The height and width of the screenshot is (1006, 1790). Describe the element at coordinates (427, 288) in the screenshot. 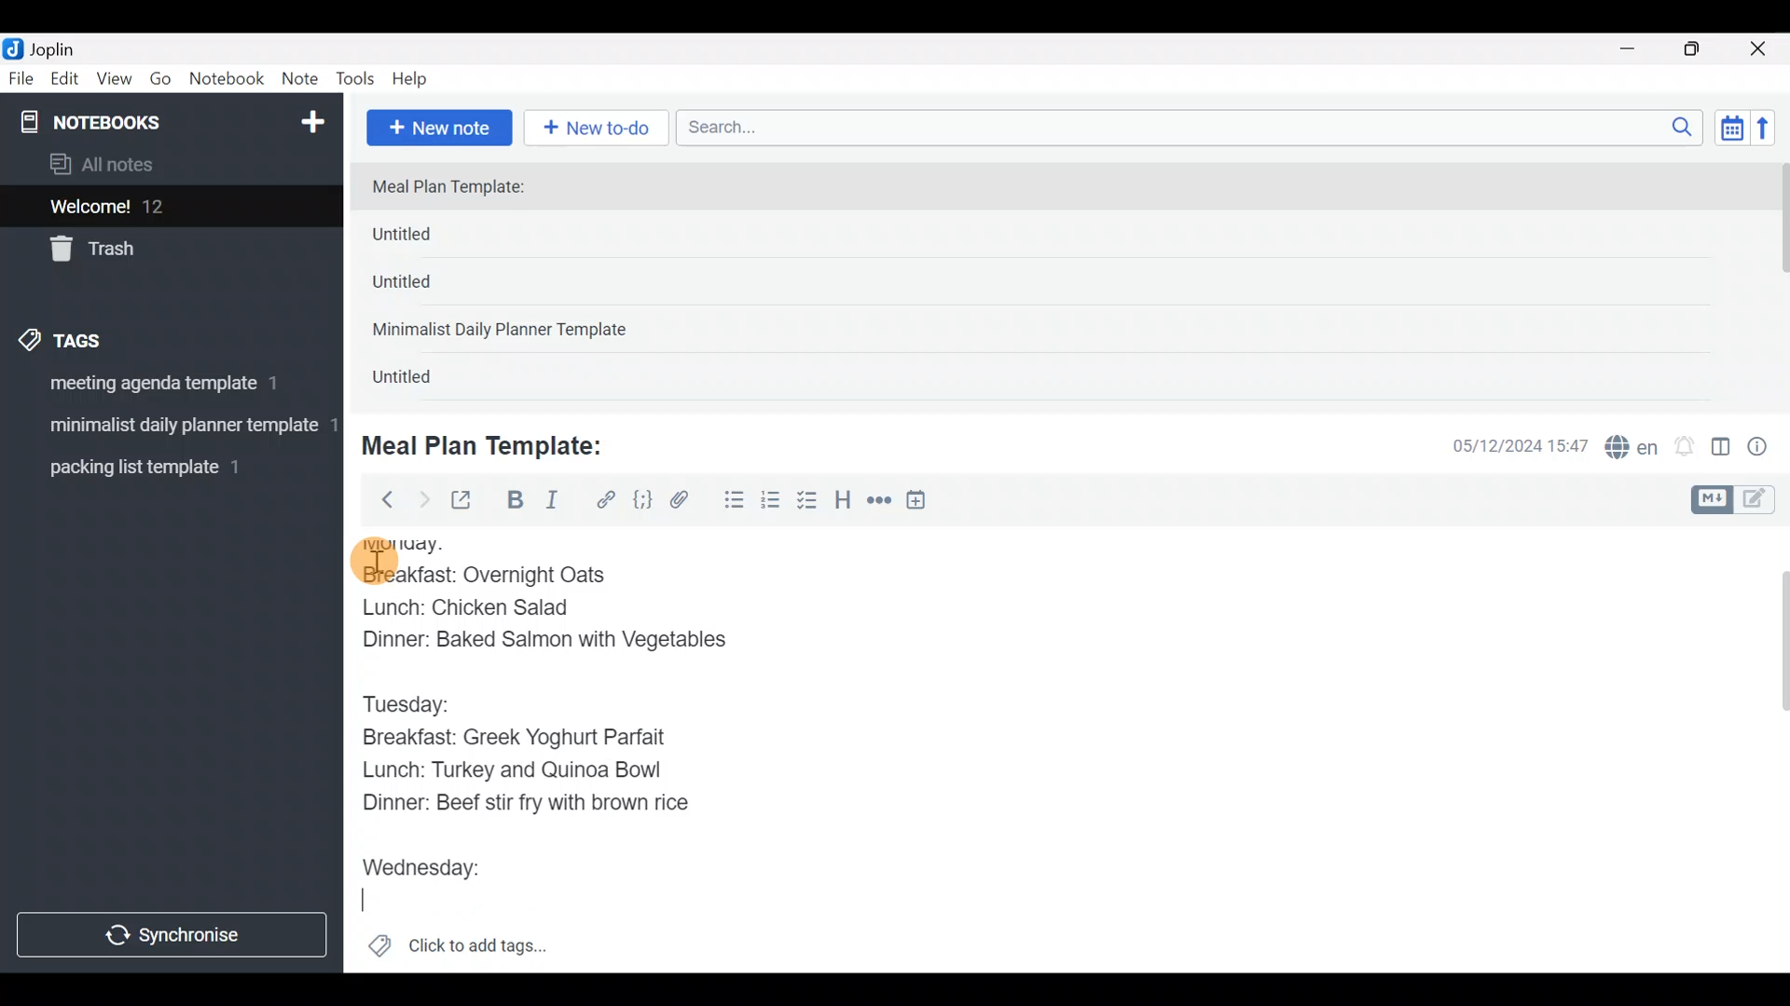

I see `Untitled` at that location.